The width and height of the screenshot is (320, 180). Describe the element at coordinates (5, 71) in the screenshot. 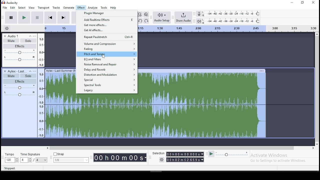

I see `delete track` at that location.